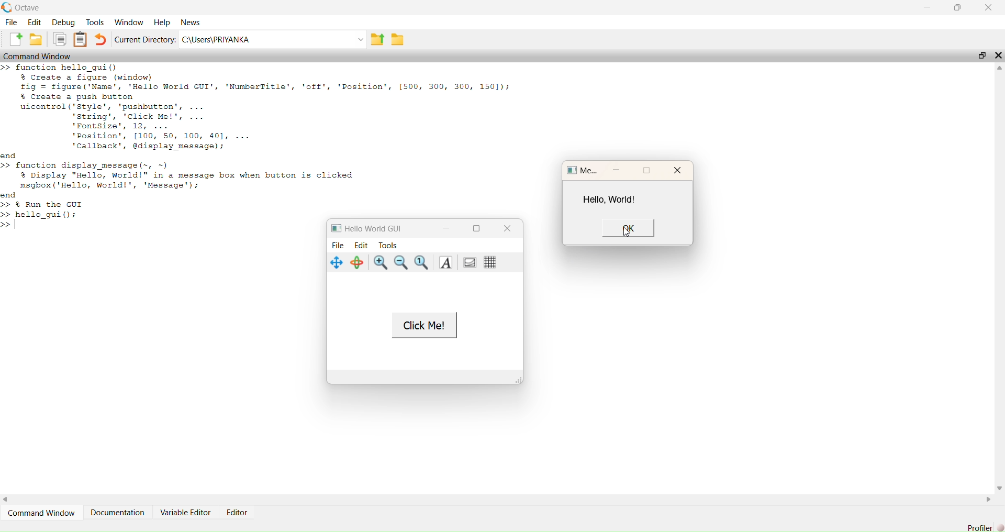 This screenshot has height=532, width=1005. Describe the element at coordinates (925, 6) in the screenshot. I see `minimise` at that location.